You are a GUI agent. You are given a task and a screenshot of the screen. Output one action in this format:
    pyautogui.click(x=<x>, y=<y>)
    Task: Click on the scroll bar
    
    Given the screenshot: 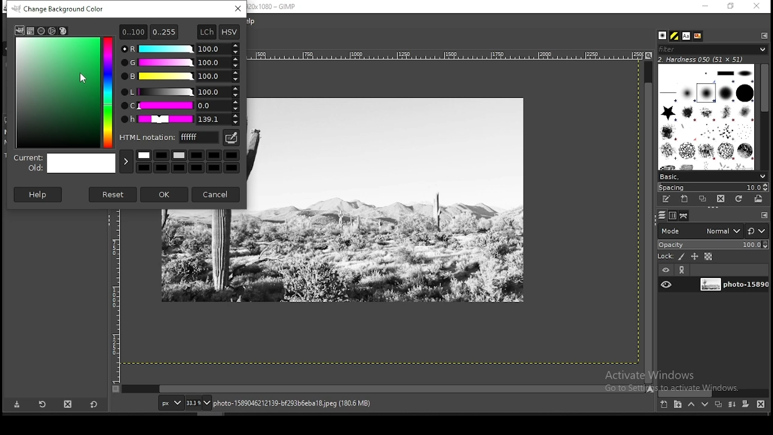 What is the action you would take?
    pyautogui.click(x=765, y=115)
    